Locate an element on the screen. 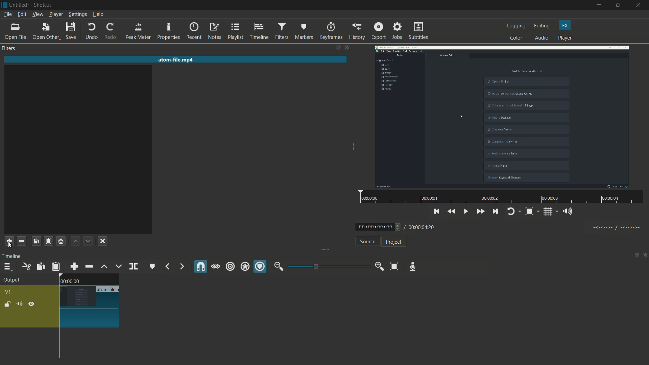 The height and width of the screenshot is (365, 649). keyframes is located at coordinates (331, 31).